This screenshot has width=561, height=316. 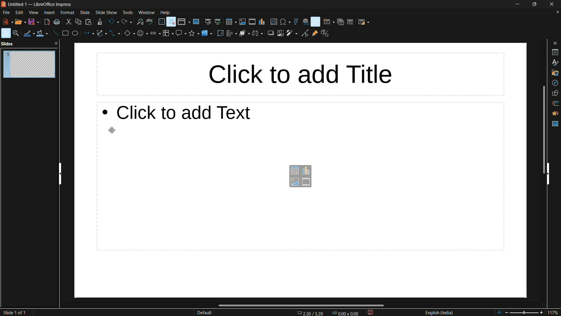 What do you see at coordinates (146, 13) in the screenshot?
I see `window menu` at bounding box center [146, 13].